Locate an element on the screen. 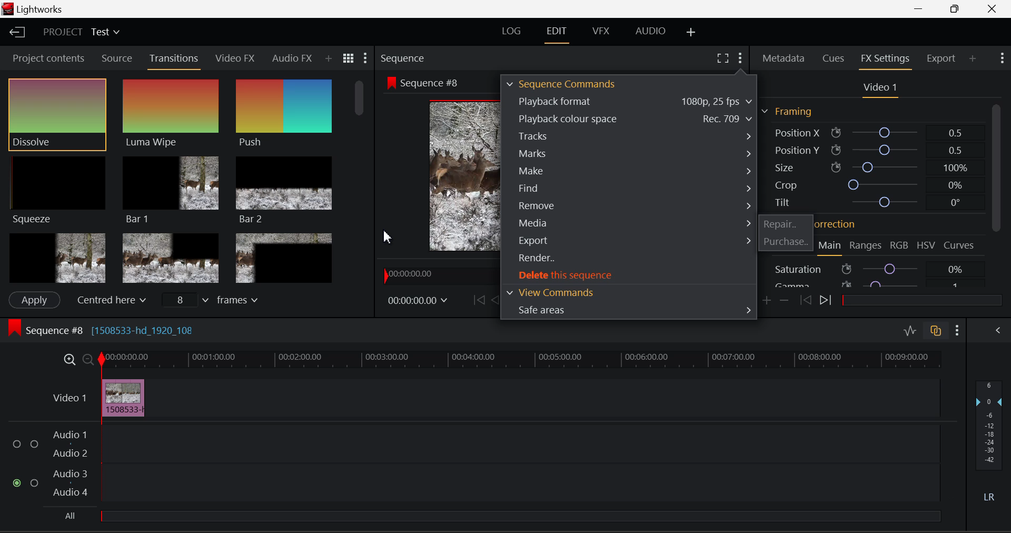  Remove keyframe is located at coordinates (785, 301).